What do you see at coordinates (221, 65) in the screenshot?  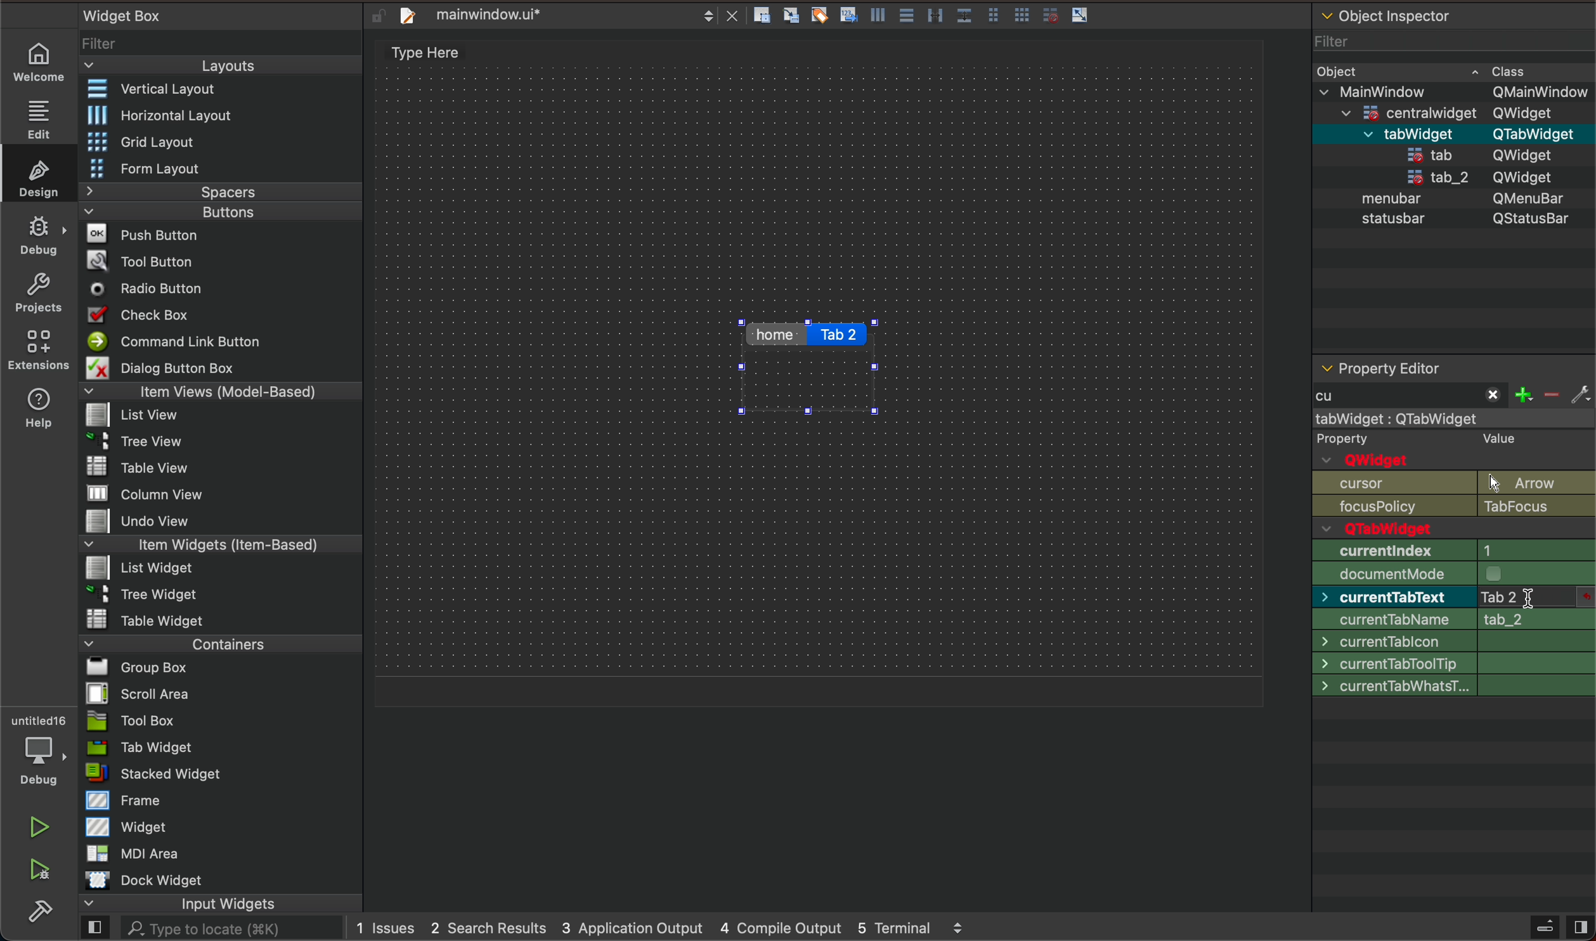 I see `Layouts` at bounding box center [221, 65].